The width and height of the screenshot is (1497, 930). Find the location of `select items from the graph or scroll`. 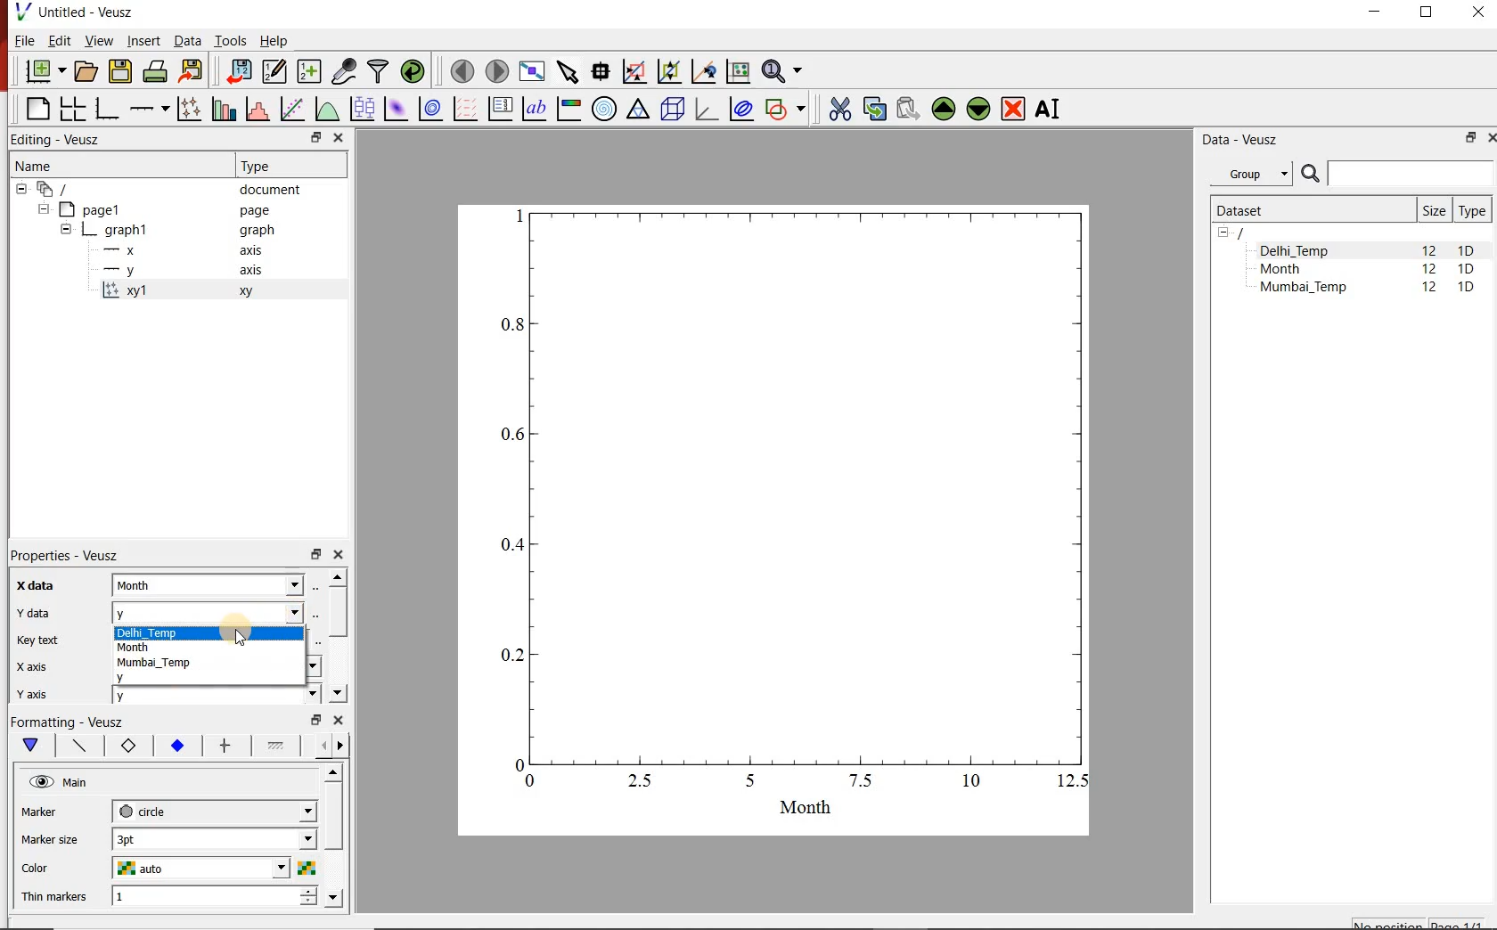

select items from the graph or scroll is located at coordinates (569, 72).